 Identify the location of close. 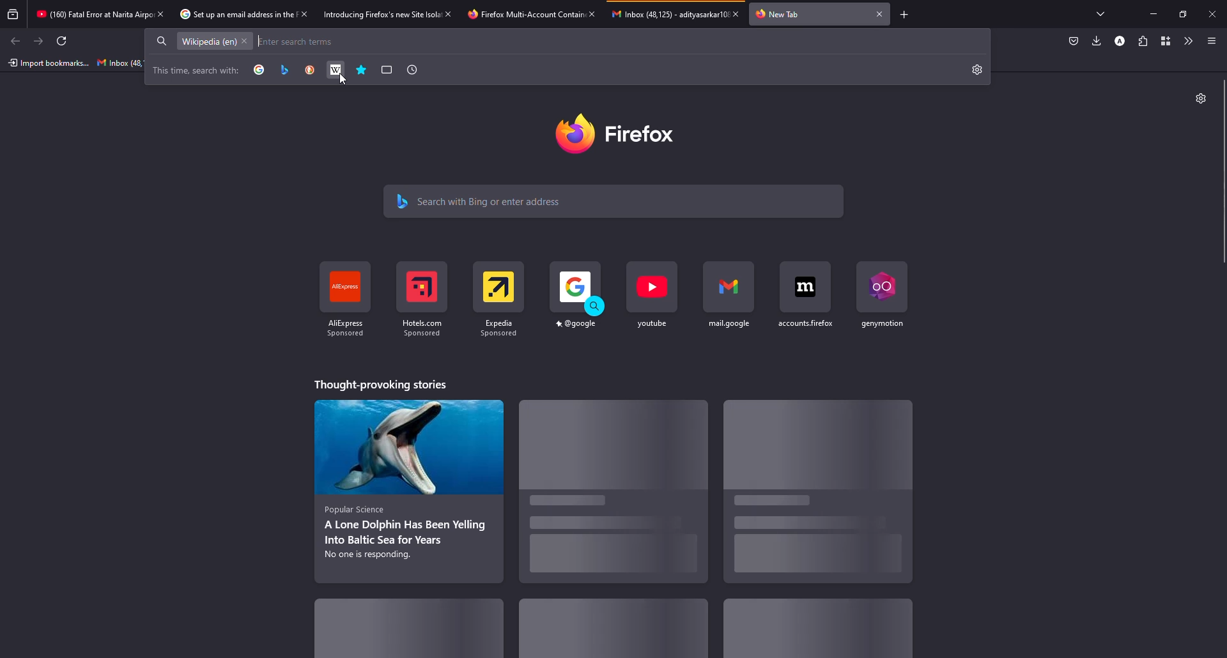
(448, 13).